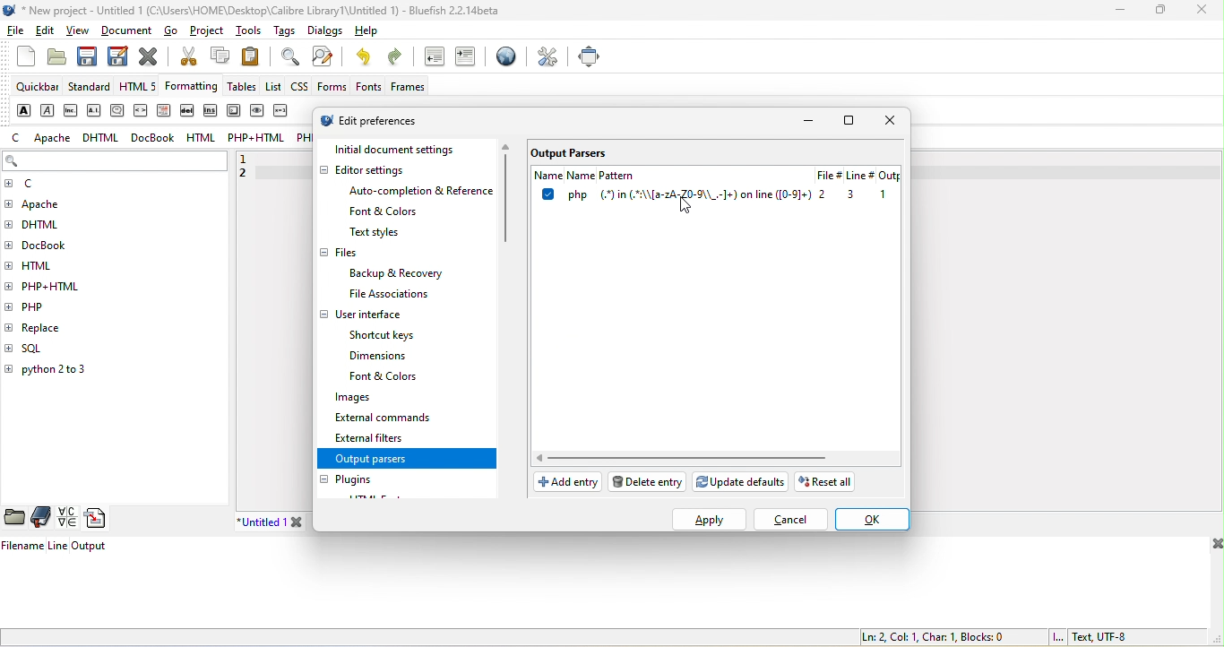 This screenshot has height=647, width=1224. I want to click on replace, so click(71, 325).